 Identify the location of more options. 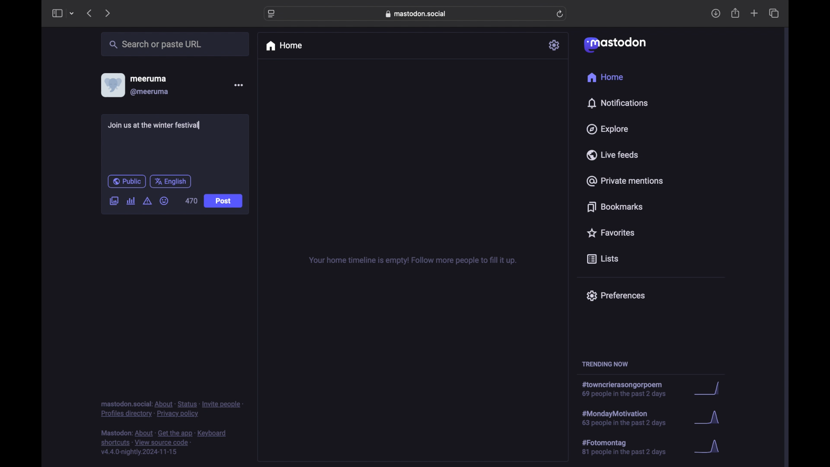
(239, 85).